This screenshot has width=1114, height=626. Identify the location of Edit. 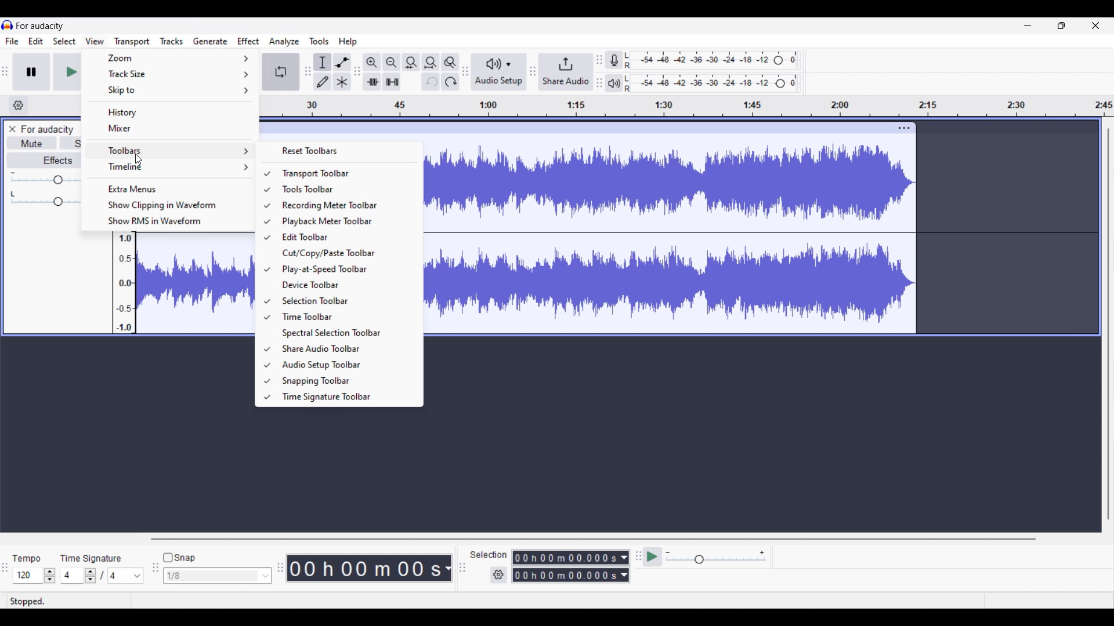
(36, 41).